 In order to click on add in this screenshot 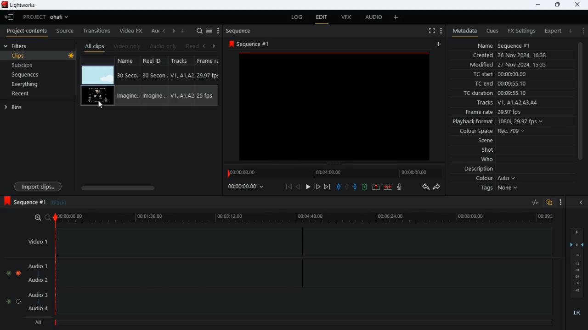, I will do `click(573, 31)`.